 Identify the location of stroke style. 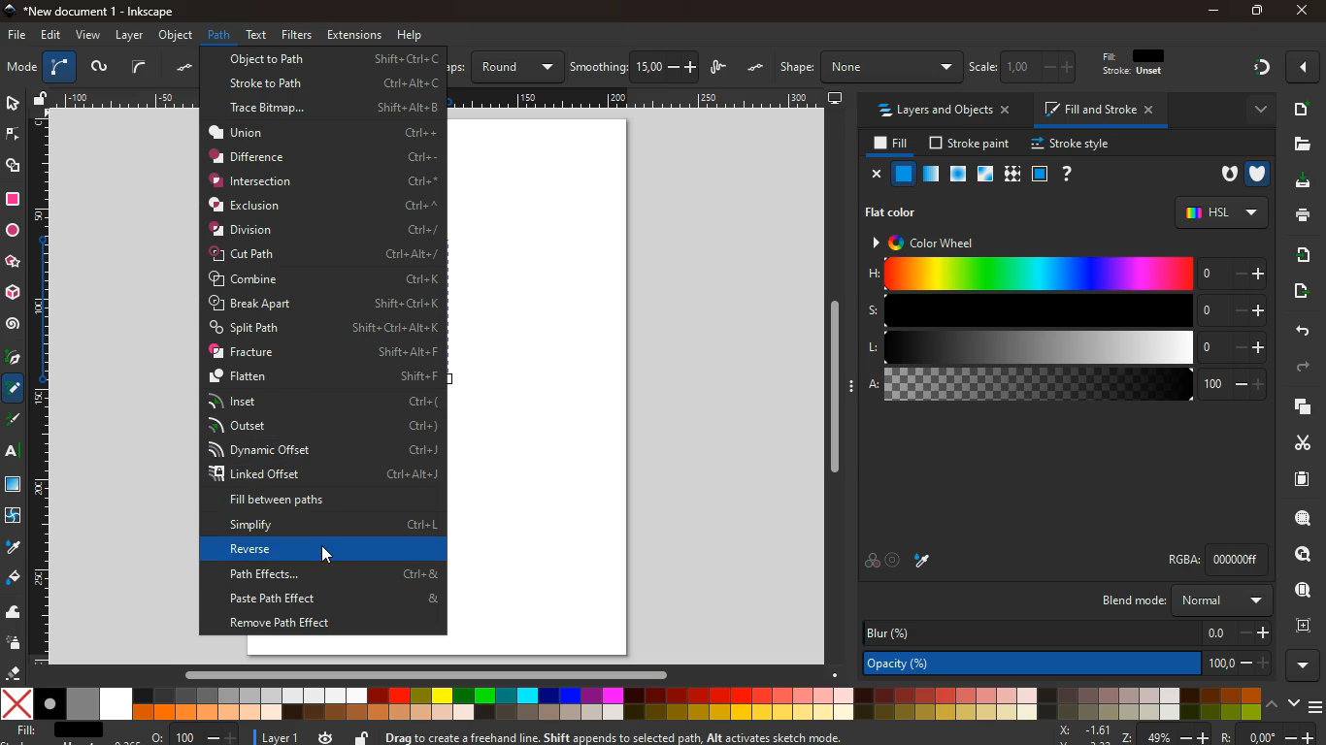
(1074, 145).